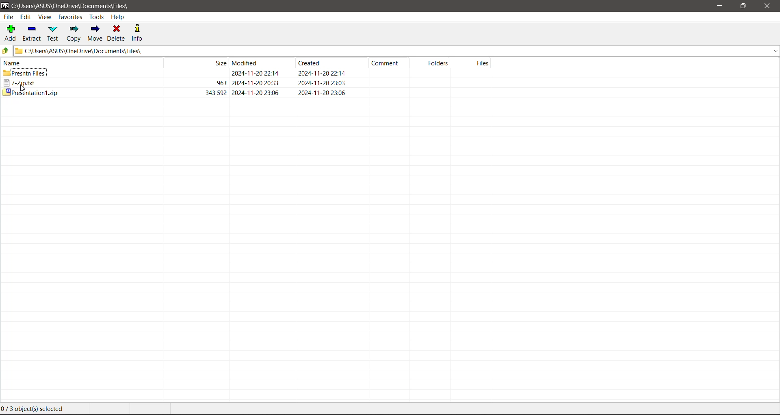  I want to click on Name, so click(14, 63).